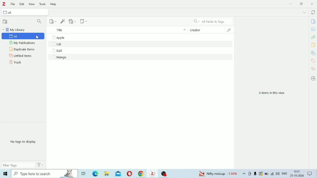  Describe the element at coordinates (244, 174) in the screenshot. I see `Show hidden icons` at that location.